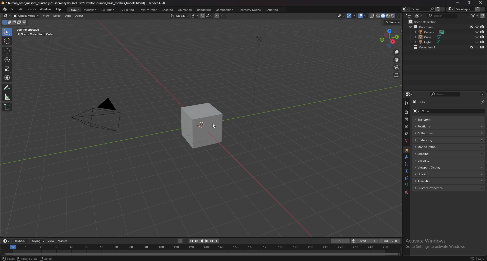 This screenshot has width=487, height=261. Describe the element at coordinates (428, 47) in the screenshot. I see `collection` at that location.